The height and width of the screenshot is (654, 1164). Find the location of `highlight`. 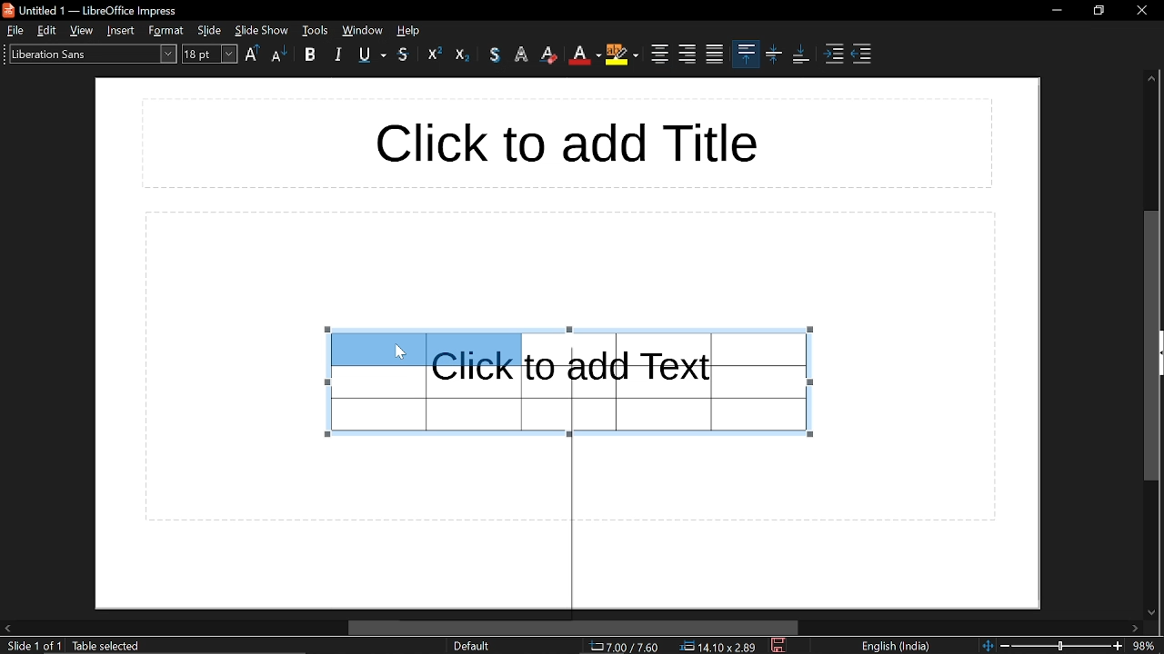

highlight is located at coordinates (621, 56).